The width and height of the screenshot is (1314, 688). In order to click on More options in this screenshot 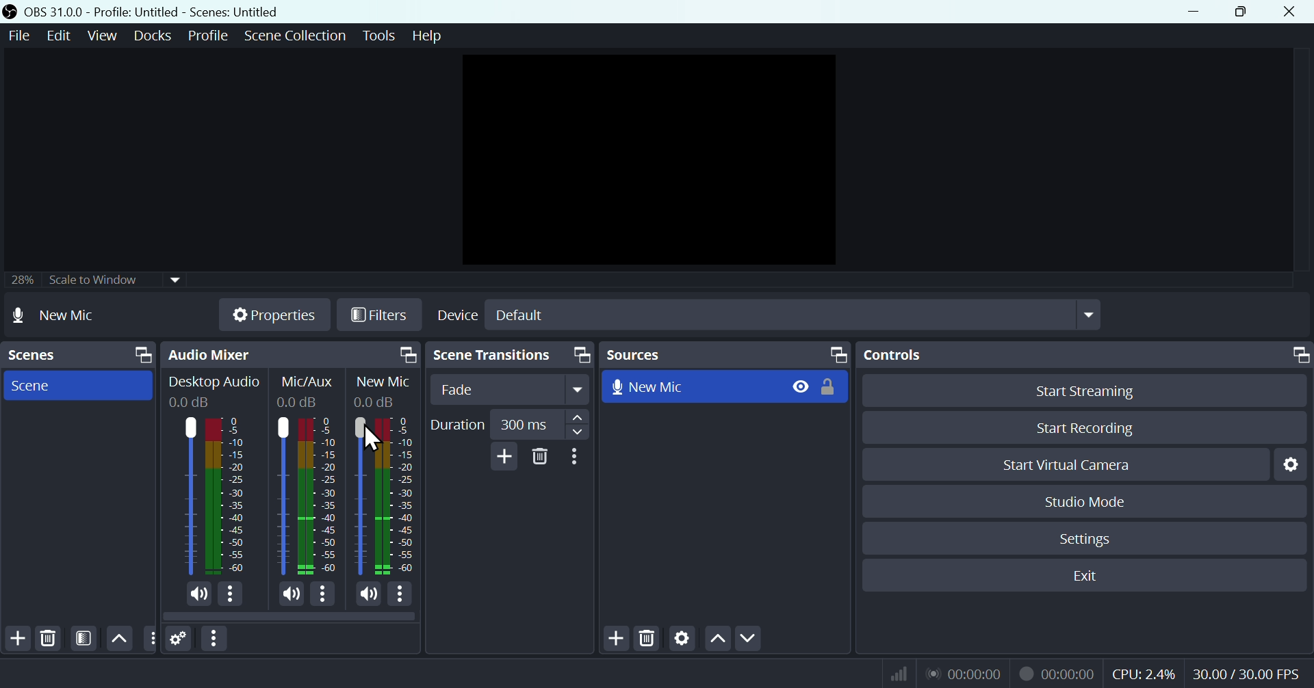, I will do `click(577, 457)`.